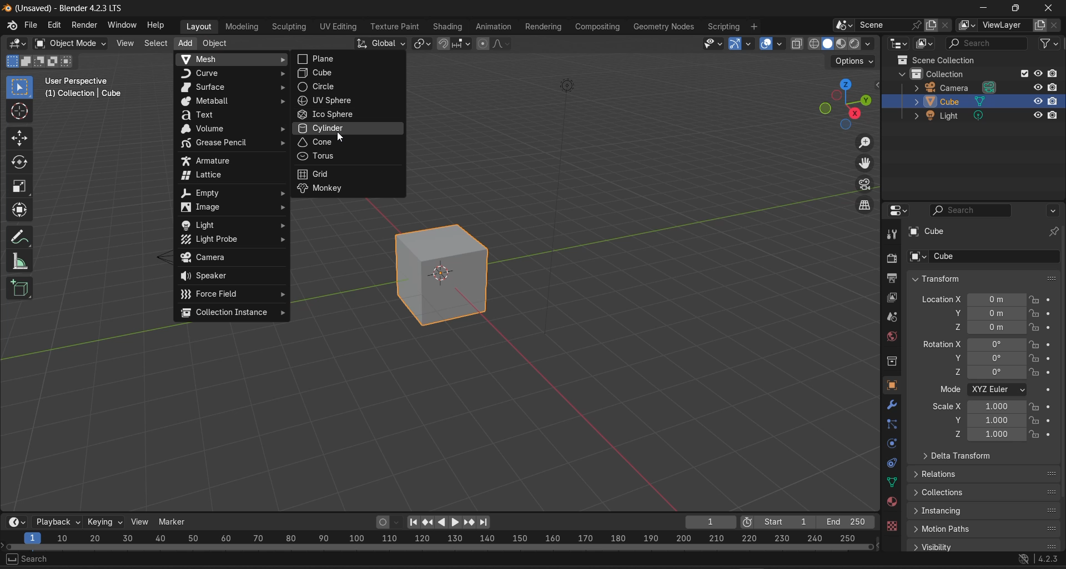  Describe the element at coordinates (1035, 344) in the screenshot. I see `lock rotation` at that location.